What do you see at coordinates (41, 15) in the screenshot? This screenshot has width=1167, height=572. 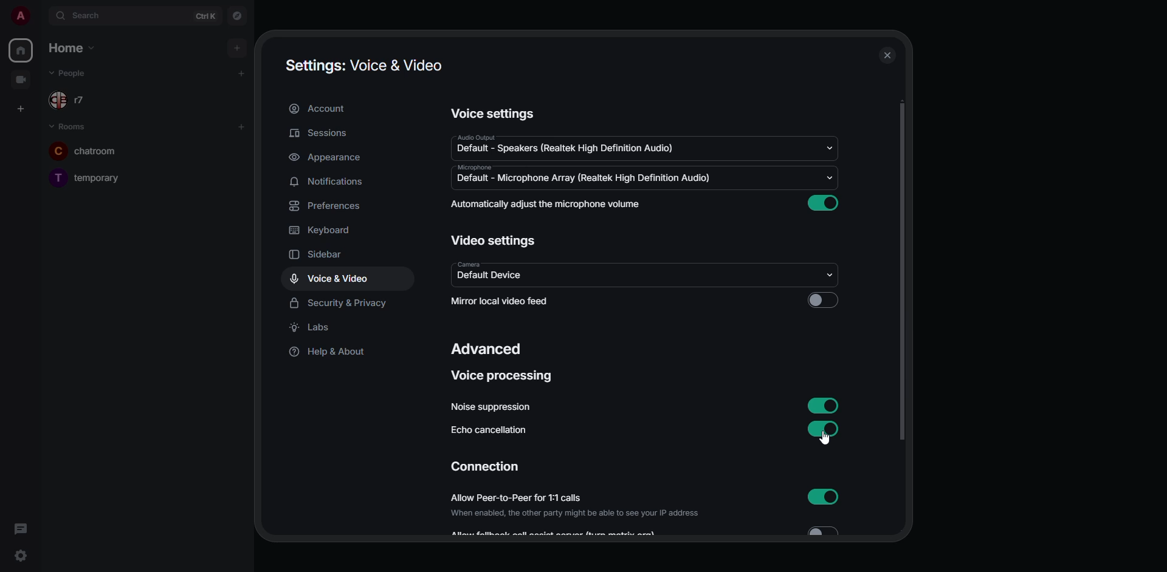 I see `expand` at bounding box center [41, 15].